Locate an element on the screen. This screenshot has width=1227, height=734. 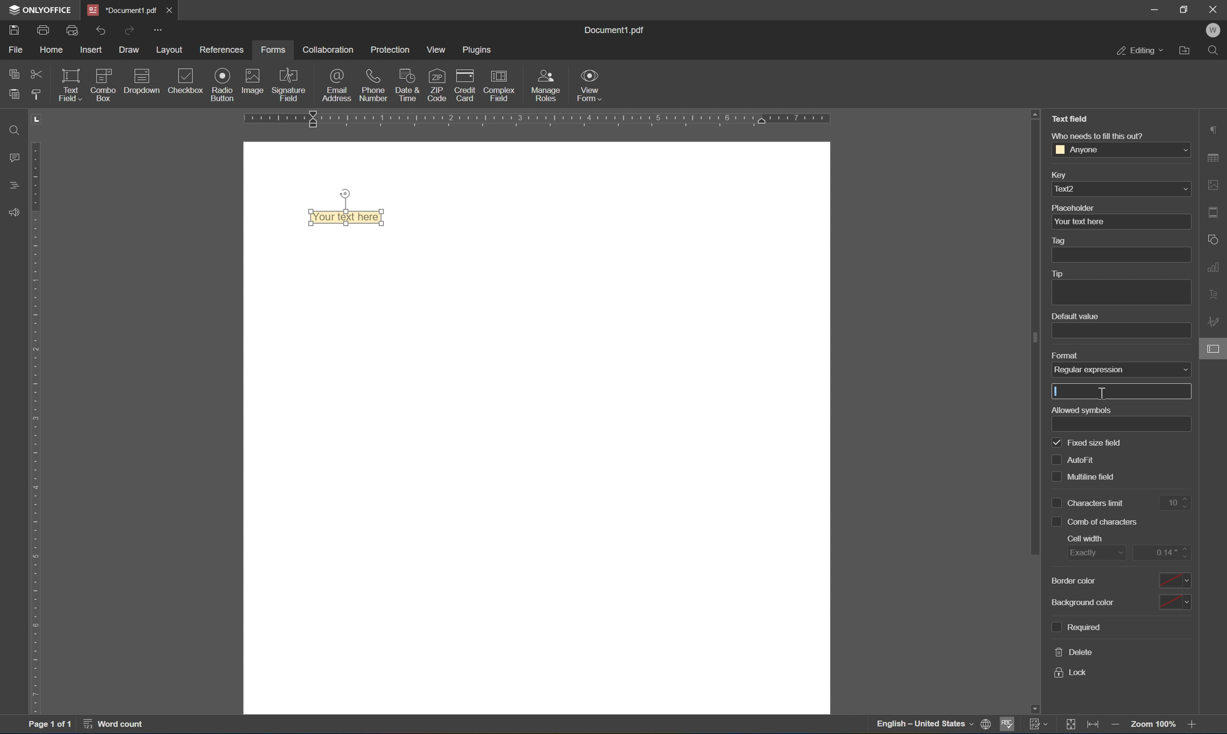
protection is located at coordinates (391, 49).